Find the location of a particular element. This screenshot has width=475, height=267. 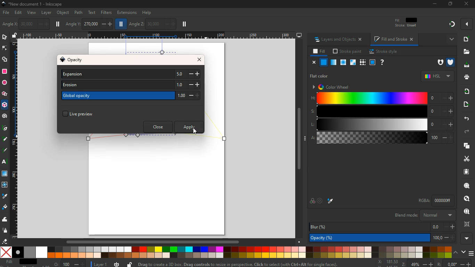

fill and stroke is located at coordinates (395, 40).